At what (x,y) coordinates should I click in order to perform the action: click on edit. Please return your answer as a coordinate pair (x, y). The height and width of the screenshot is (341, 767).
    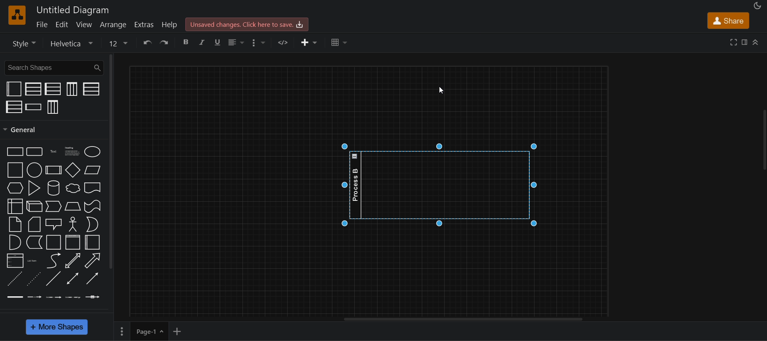
    Looking at the image, I should click on (61, 24).